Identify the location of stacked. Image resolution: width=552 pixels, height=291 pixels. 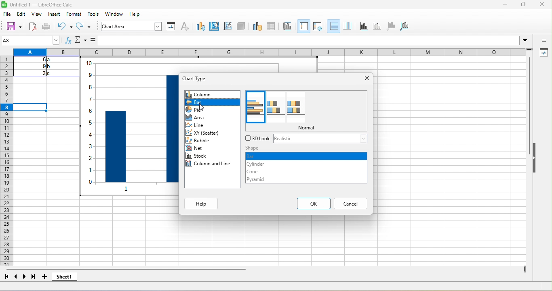
(275, 108).